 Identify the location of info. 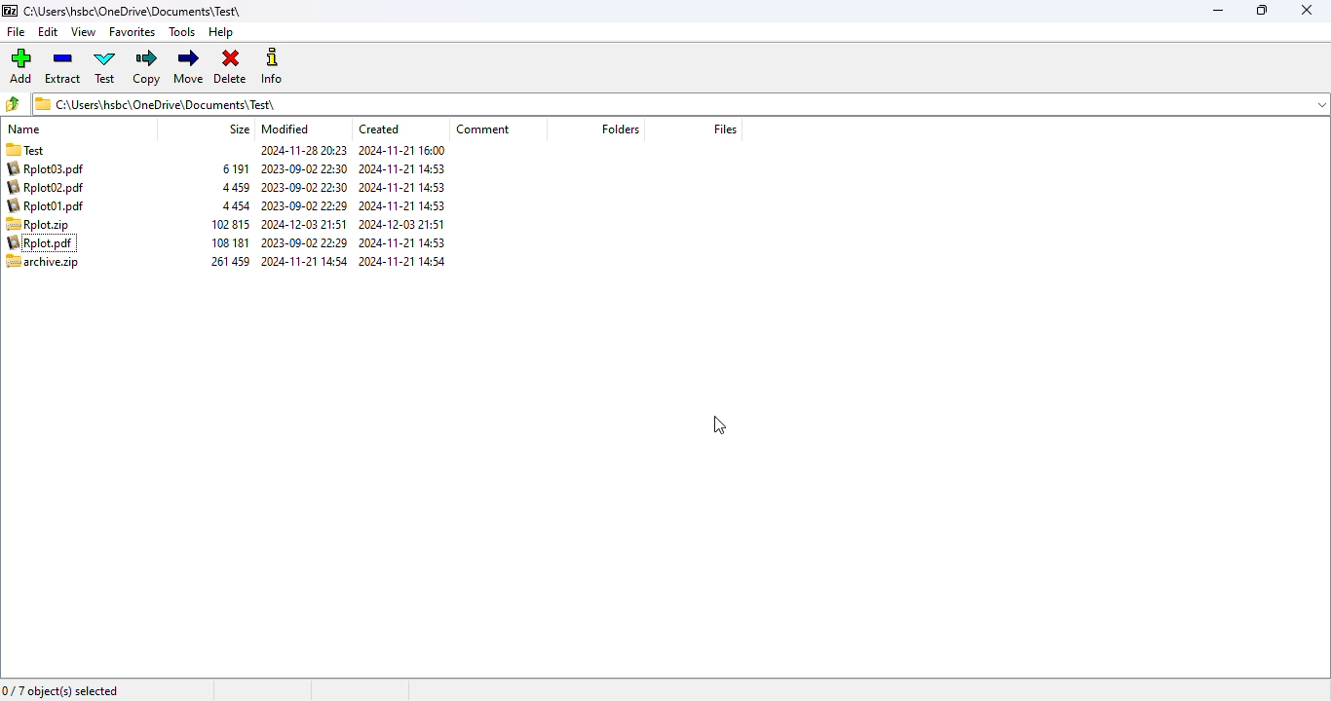
(272, 66).